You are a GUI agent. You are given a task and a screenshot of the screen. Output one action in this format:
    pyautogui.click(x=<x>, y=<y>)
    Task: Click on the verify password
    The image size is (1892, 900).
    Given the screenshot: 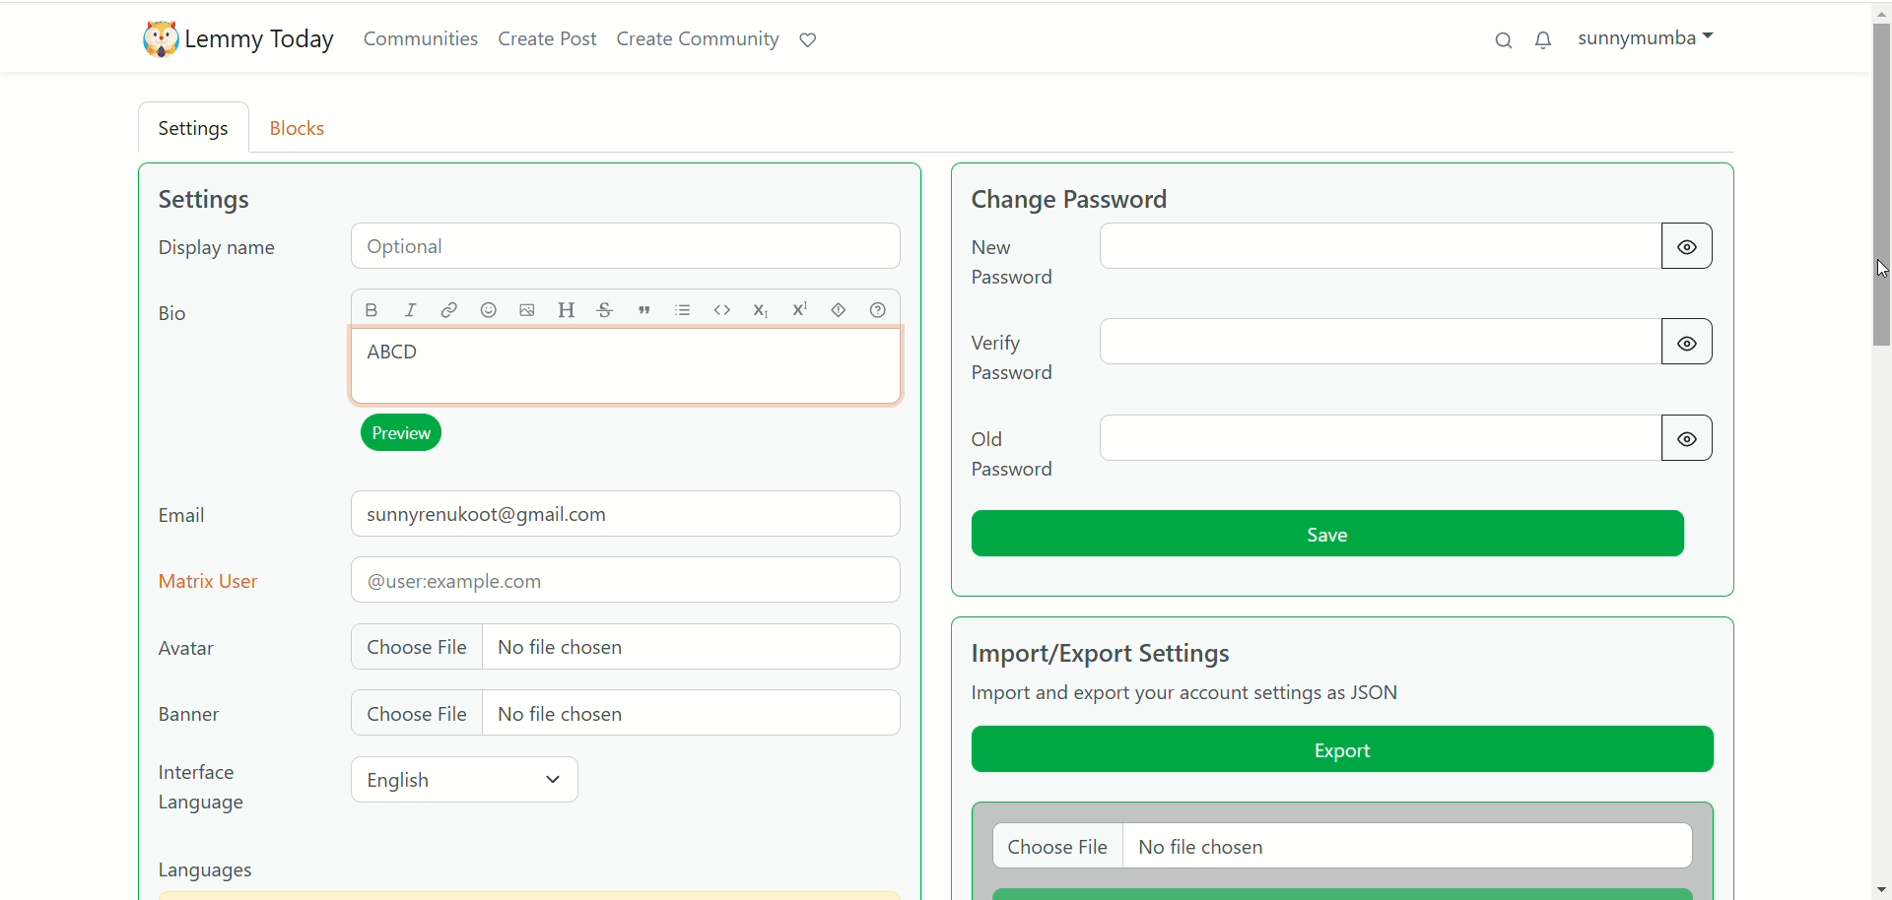 What is the action you would take?
    pyautogui.click(x=1346, y=348)
    